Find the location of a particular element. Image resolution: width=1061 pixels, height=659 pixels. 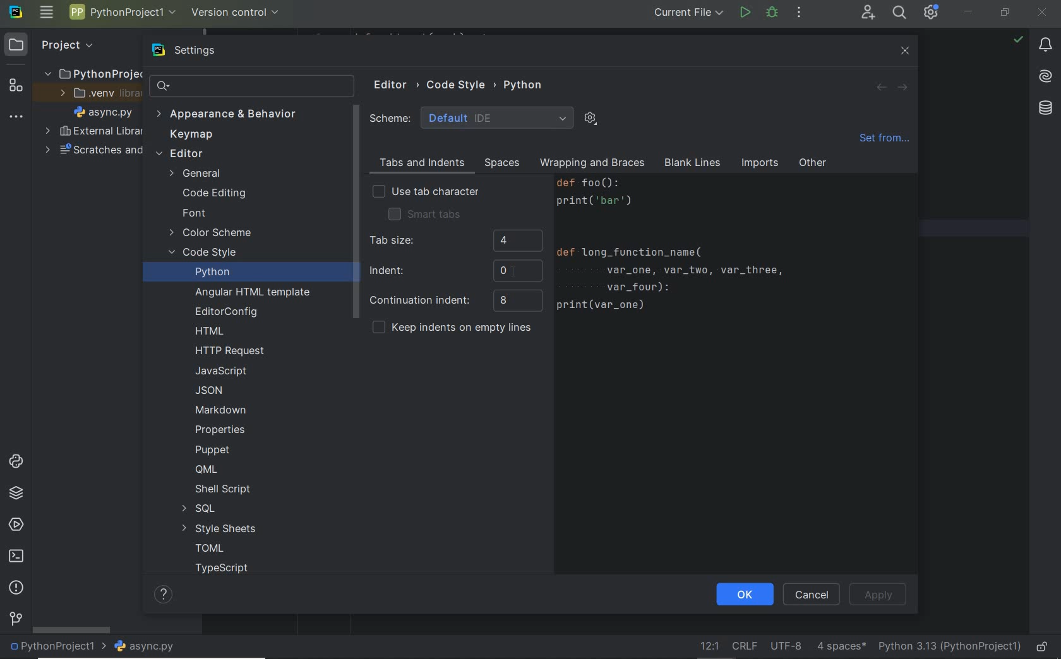

imports is located at coordinates (759, 164).